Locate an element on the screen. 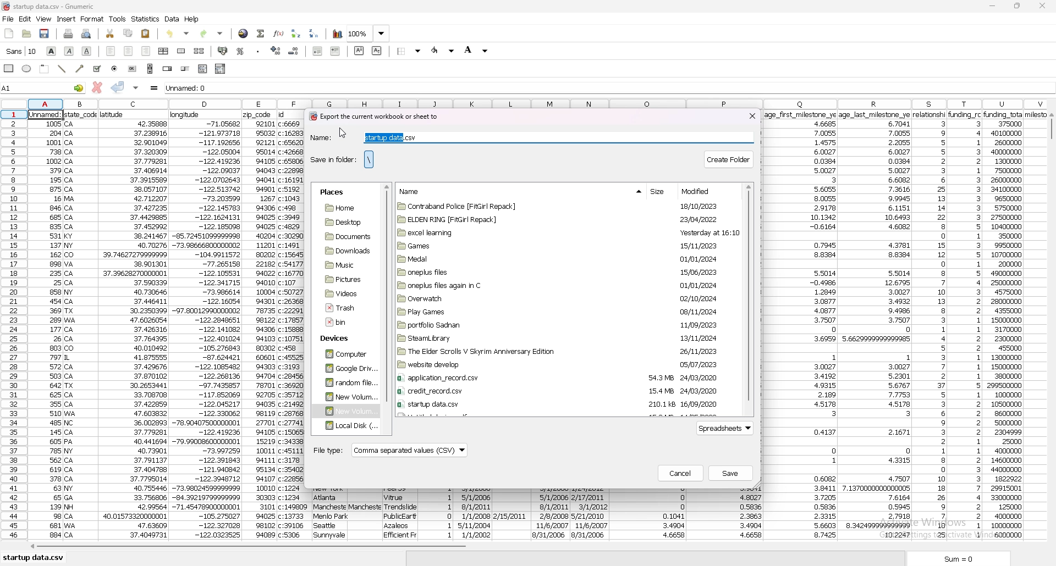 This screenshot has width=1056, height=566. cursor is located at coordinates (344, 132).